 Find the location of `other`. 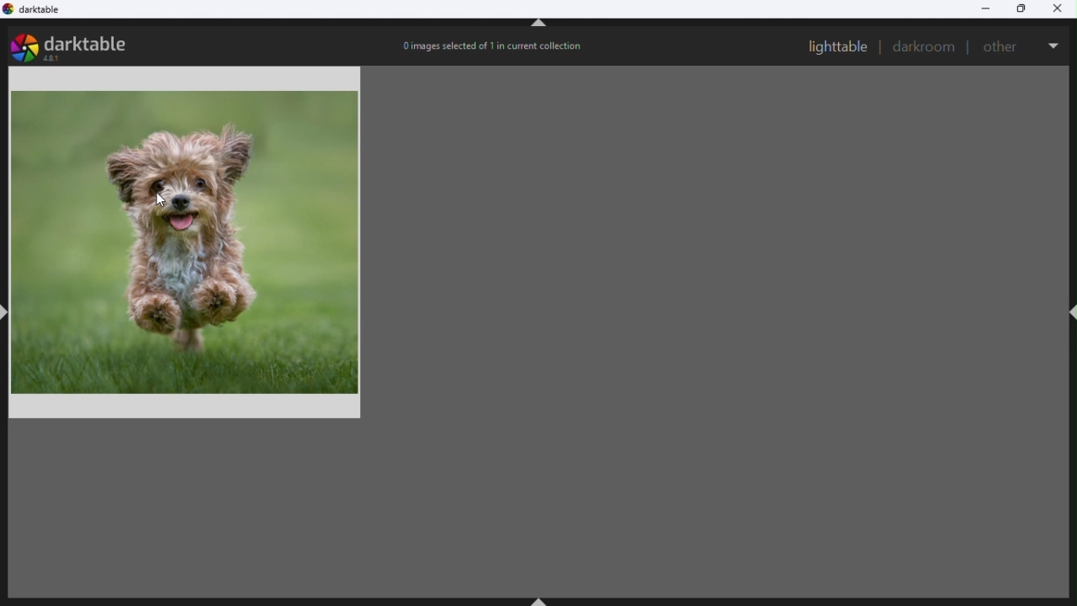

other is located at coordinates (1002, 45).